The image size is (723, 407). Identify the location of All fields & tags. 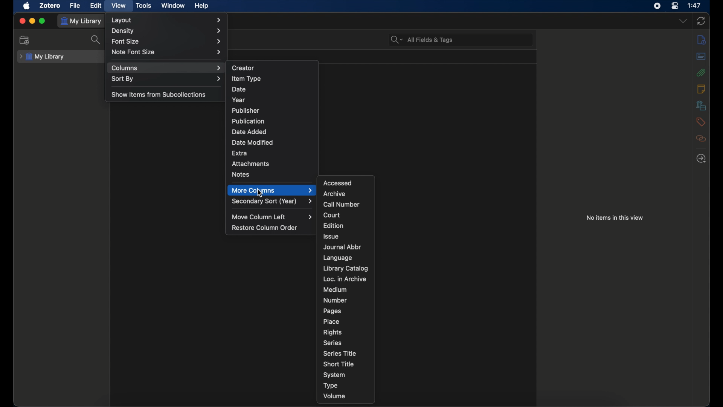
(422, 40).